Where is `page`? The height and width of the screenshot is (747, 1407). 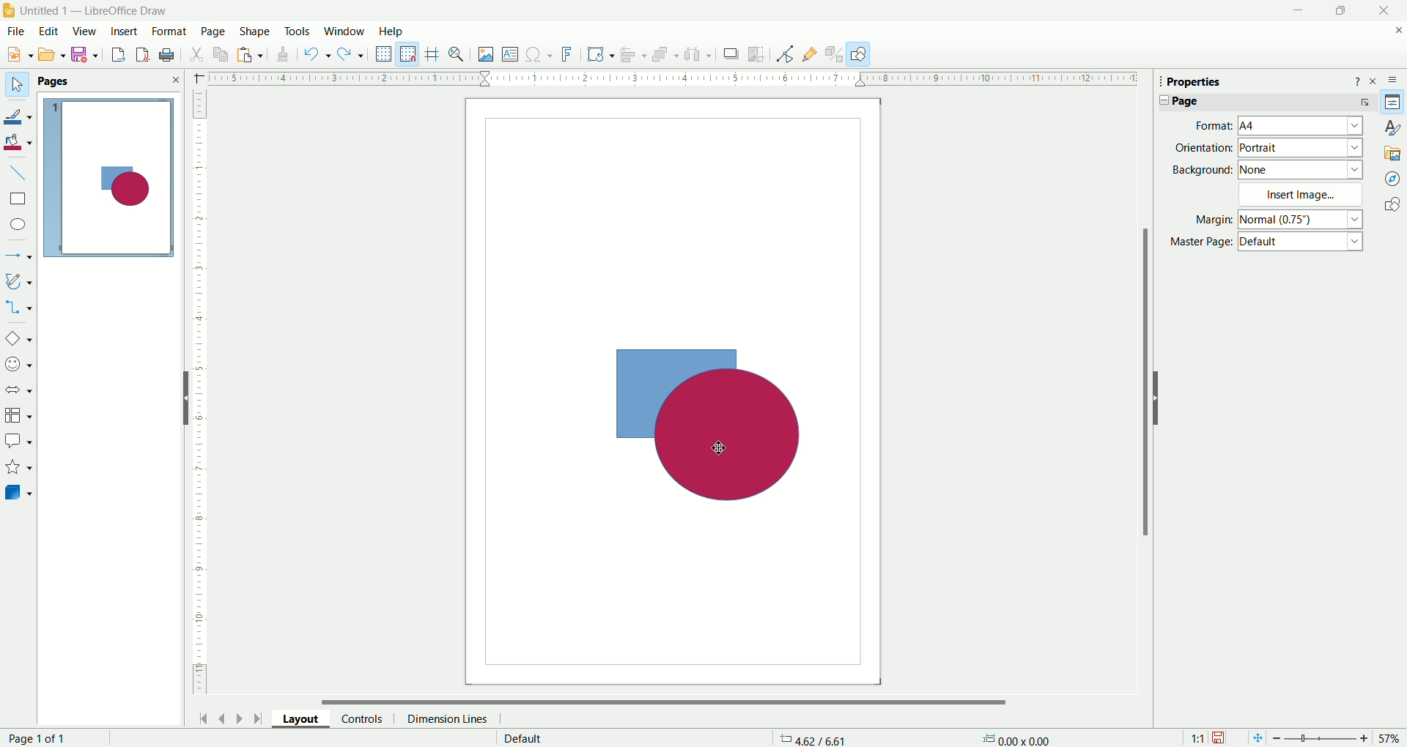 page is located at coordinates (212, 31).